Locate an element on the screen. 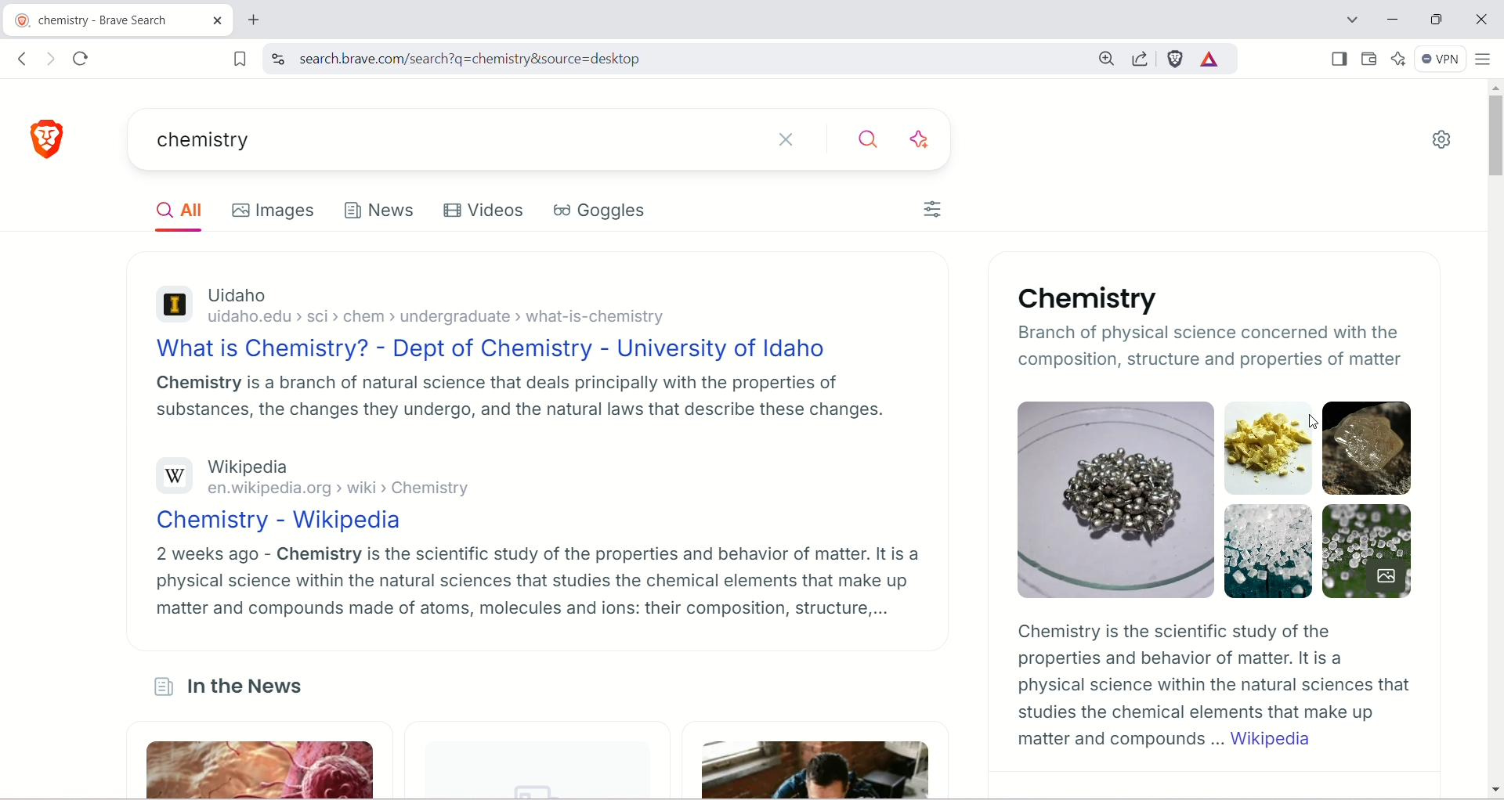 The width and height of the screenshot is (1504, 800). new tab is located at coordinates (255, 20).